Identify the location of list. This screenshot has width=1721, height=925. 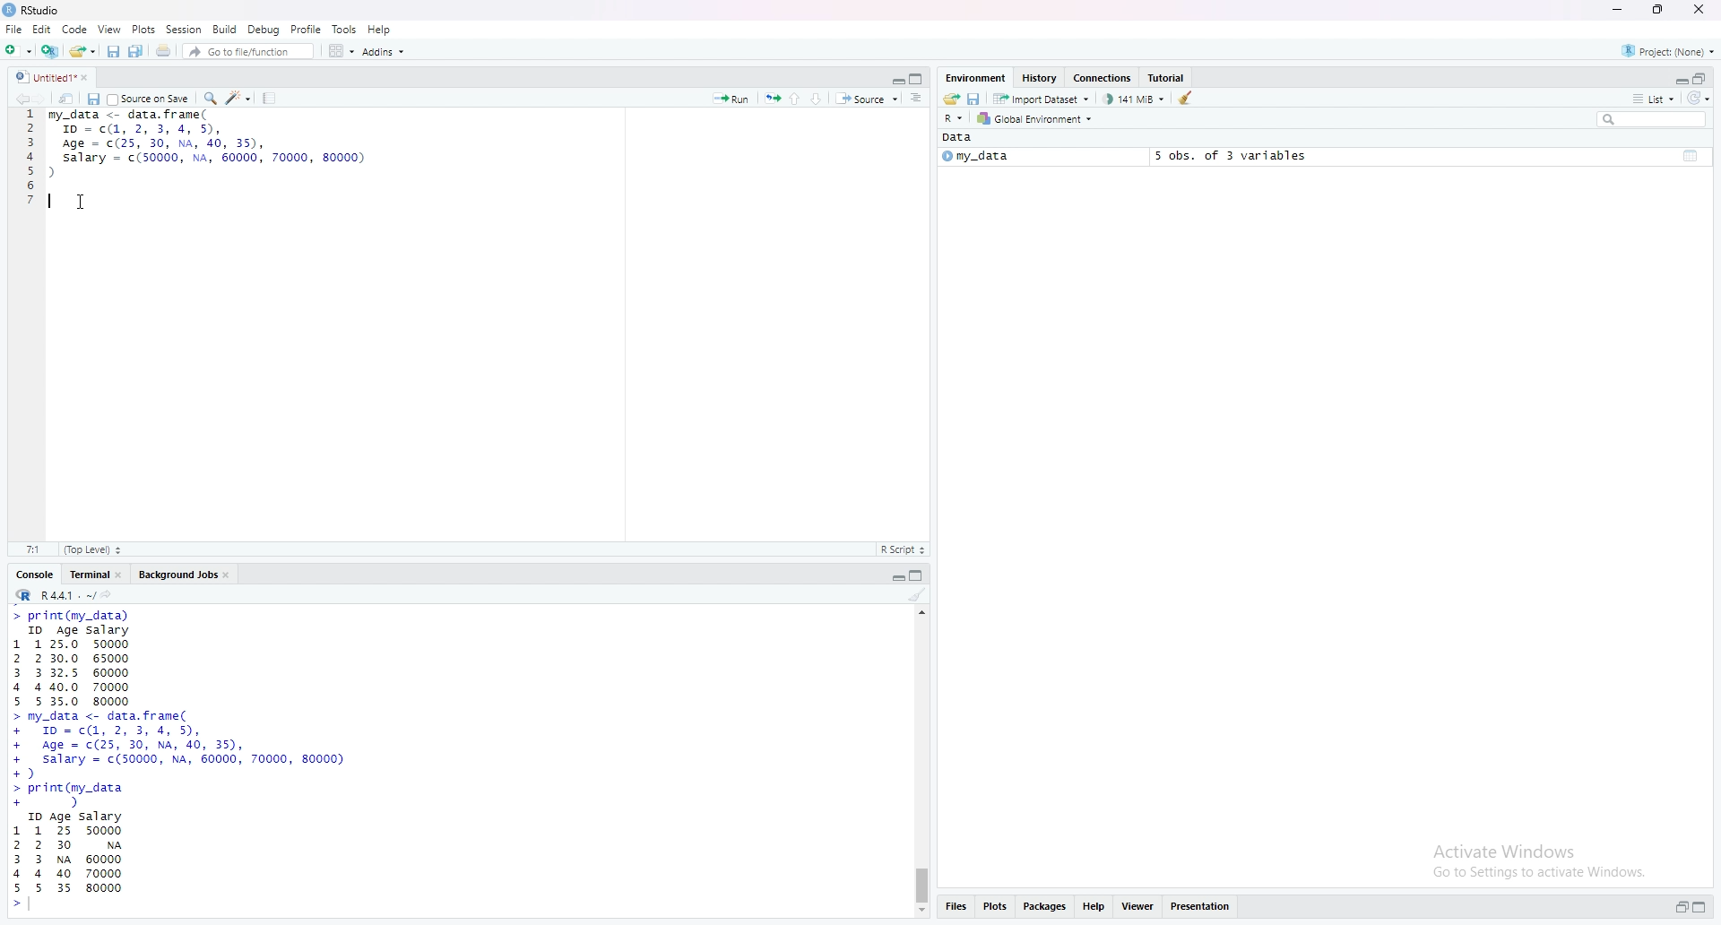
(1653, 99).